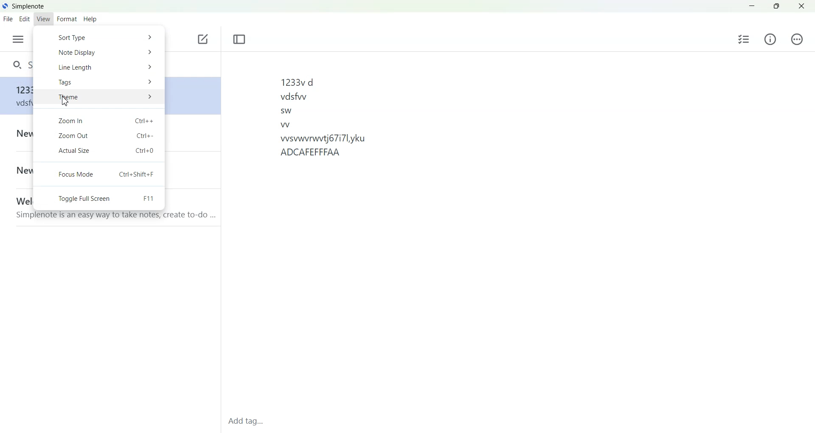 This screenshot has height=433, width=815. What do you see at coordinates (99, 67) in the screenshot?
I see `Line Length` at bounding box center [99, 67].